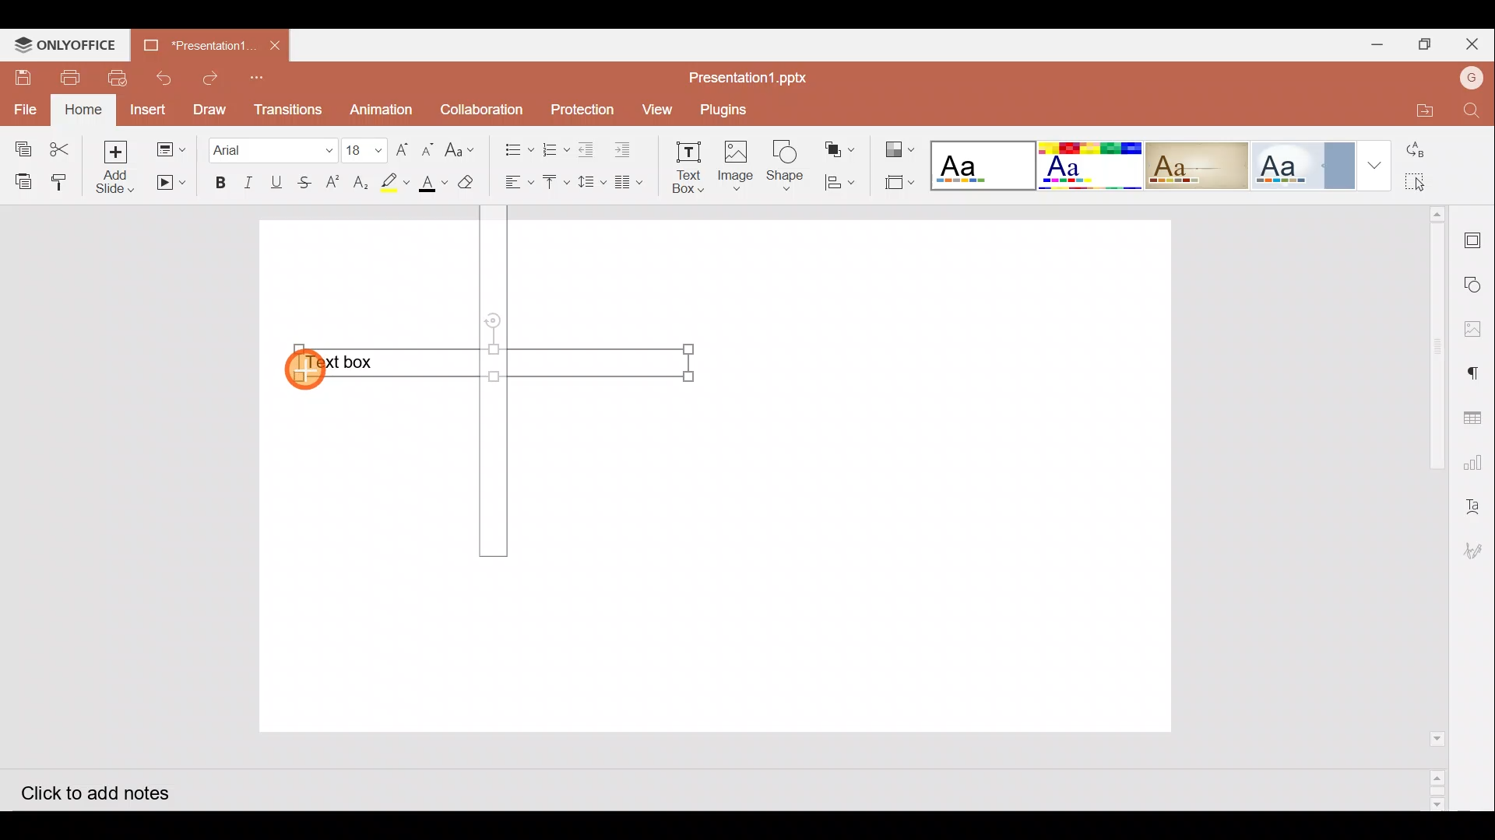 The height and width of the screenshot is (840, 1495). What do you see at coordinates (1470, 76) in the screenshot?
I see `Account name` at bounding box center [1470, 76].